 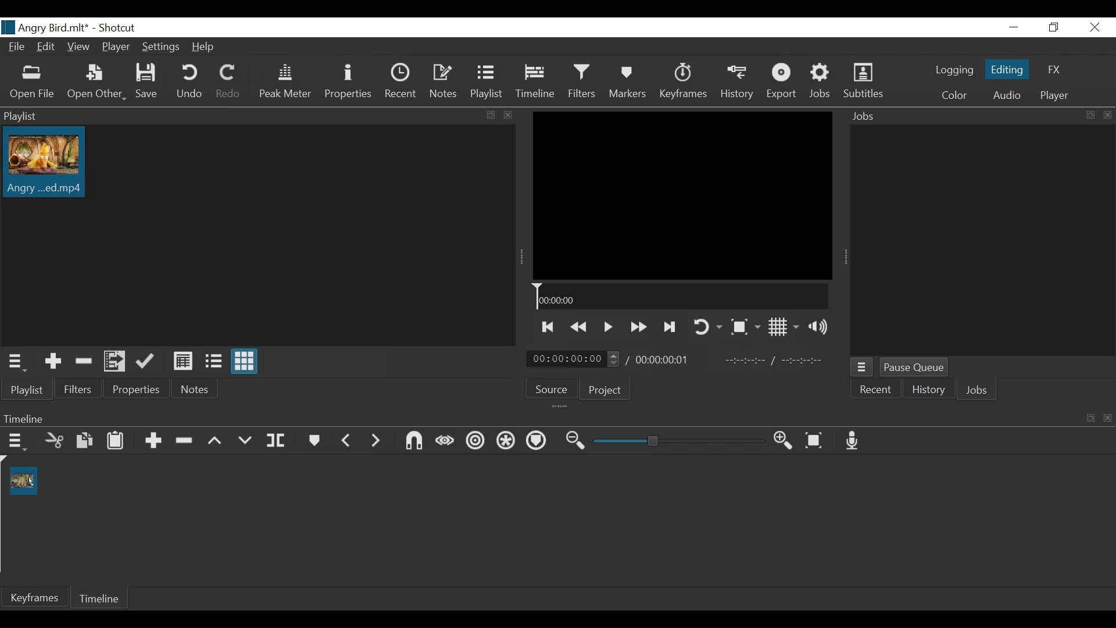 I want to click on Playlist, so click(x=27, y=389).